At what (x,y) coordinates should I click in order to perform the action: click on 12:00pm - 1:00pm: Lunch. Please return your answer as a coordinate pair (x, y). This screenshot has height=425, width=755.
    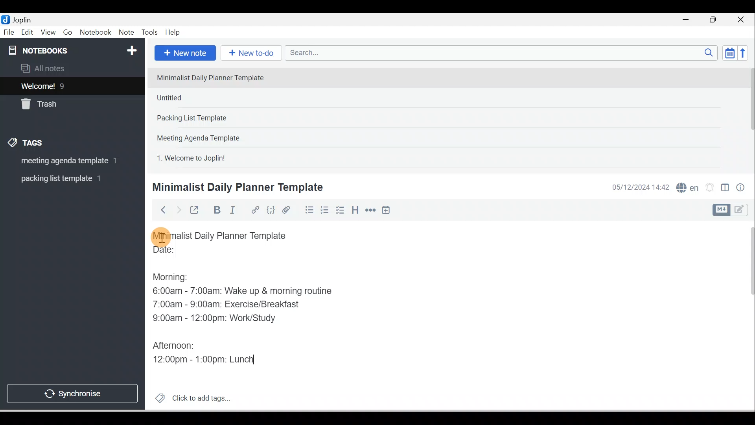
    Looking at the image, I should click on (214, 357).